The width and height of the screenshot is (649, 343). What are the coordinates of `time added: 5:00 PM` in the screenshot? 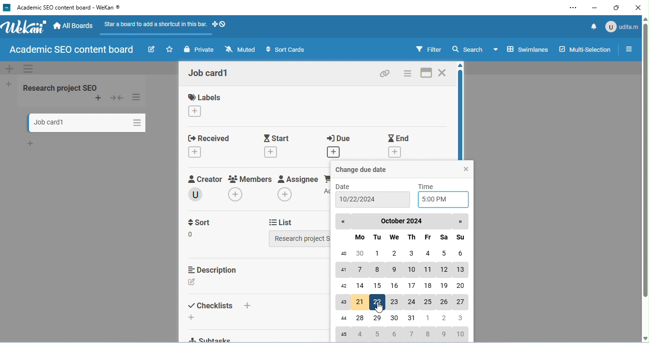 It's located at (443, 200).